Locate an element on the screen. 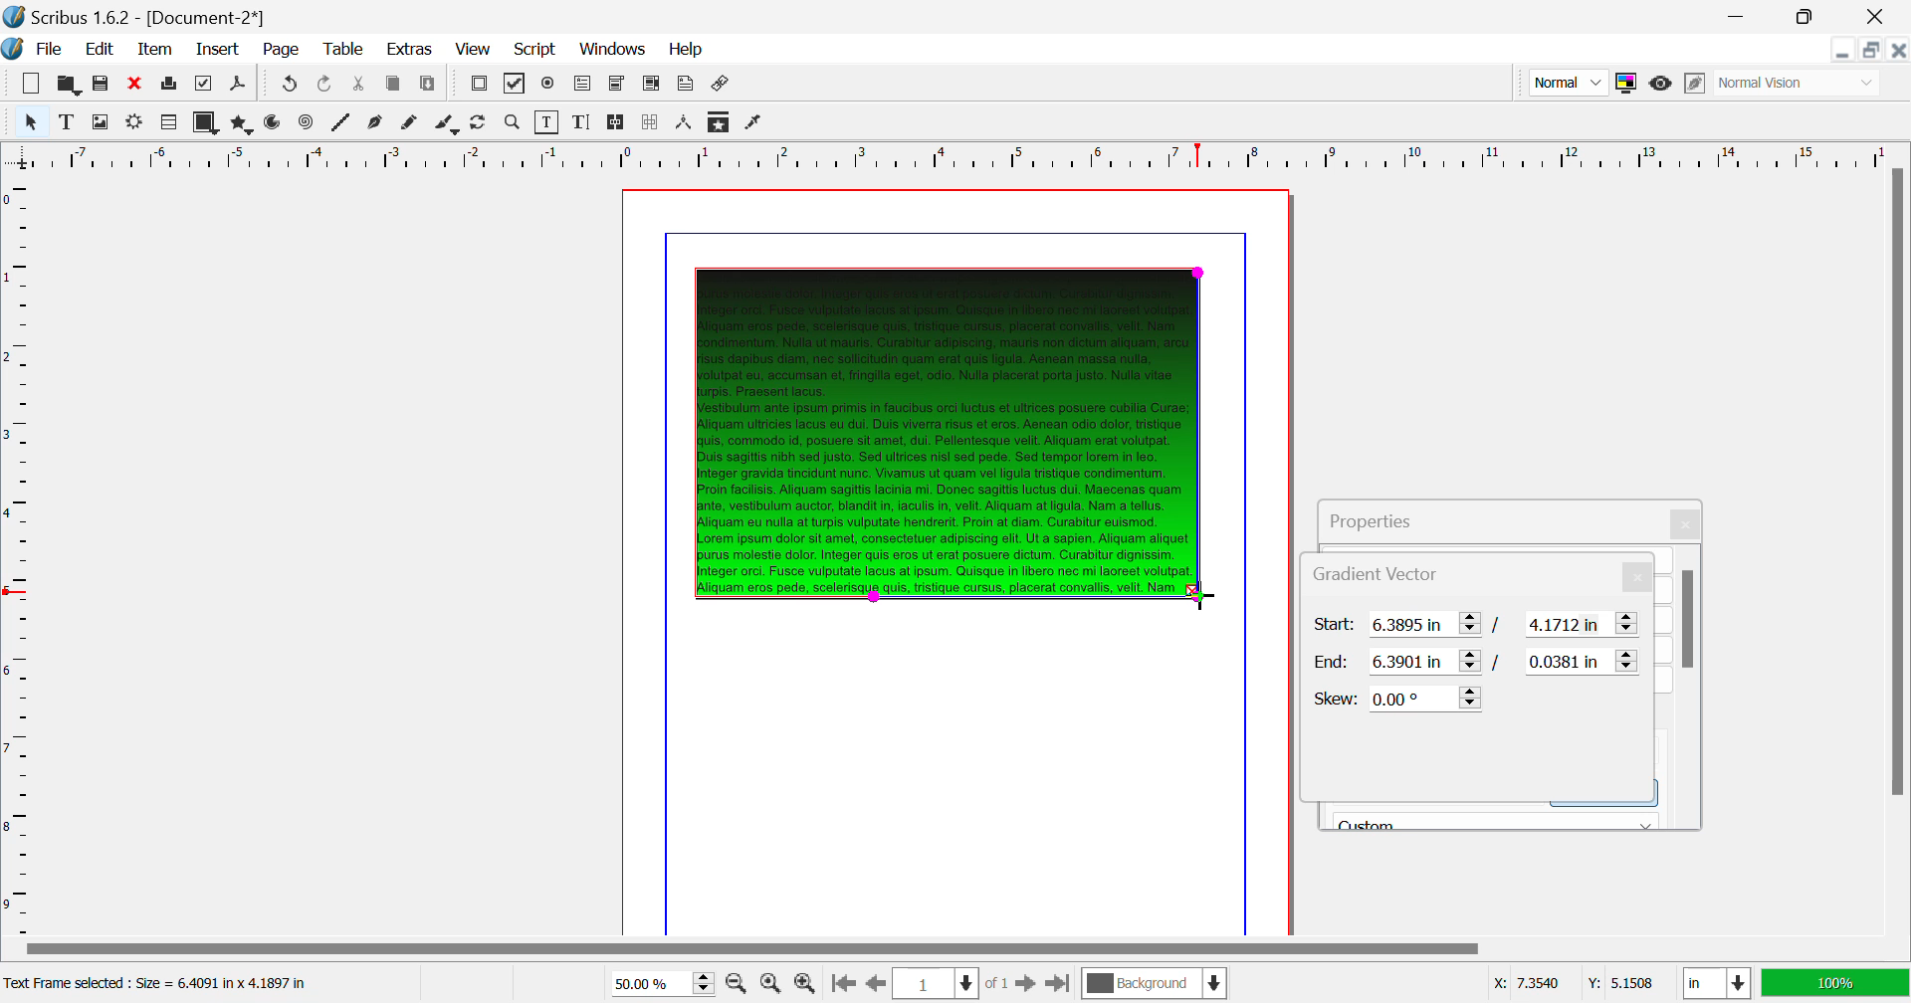  Spiral is located at coordinates (306, 123).